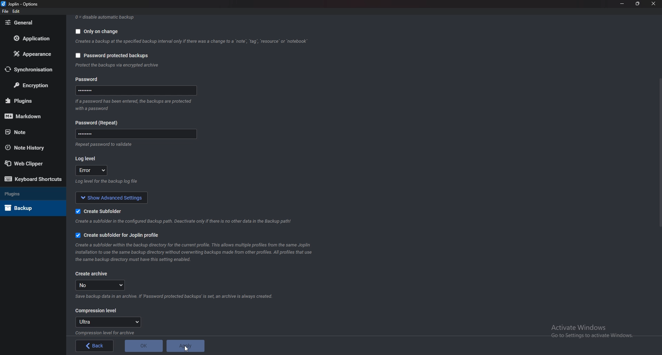 The height and width of the screenshot is (355, 662). Describe the element at coordinates (97, 311) in the screenshot. I see `Compression level` at that location.